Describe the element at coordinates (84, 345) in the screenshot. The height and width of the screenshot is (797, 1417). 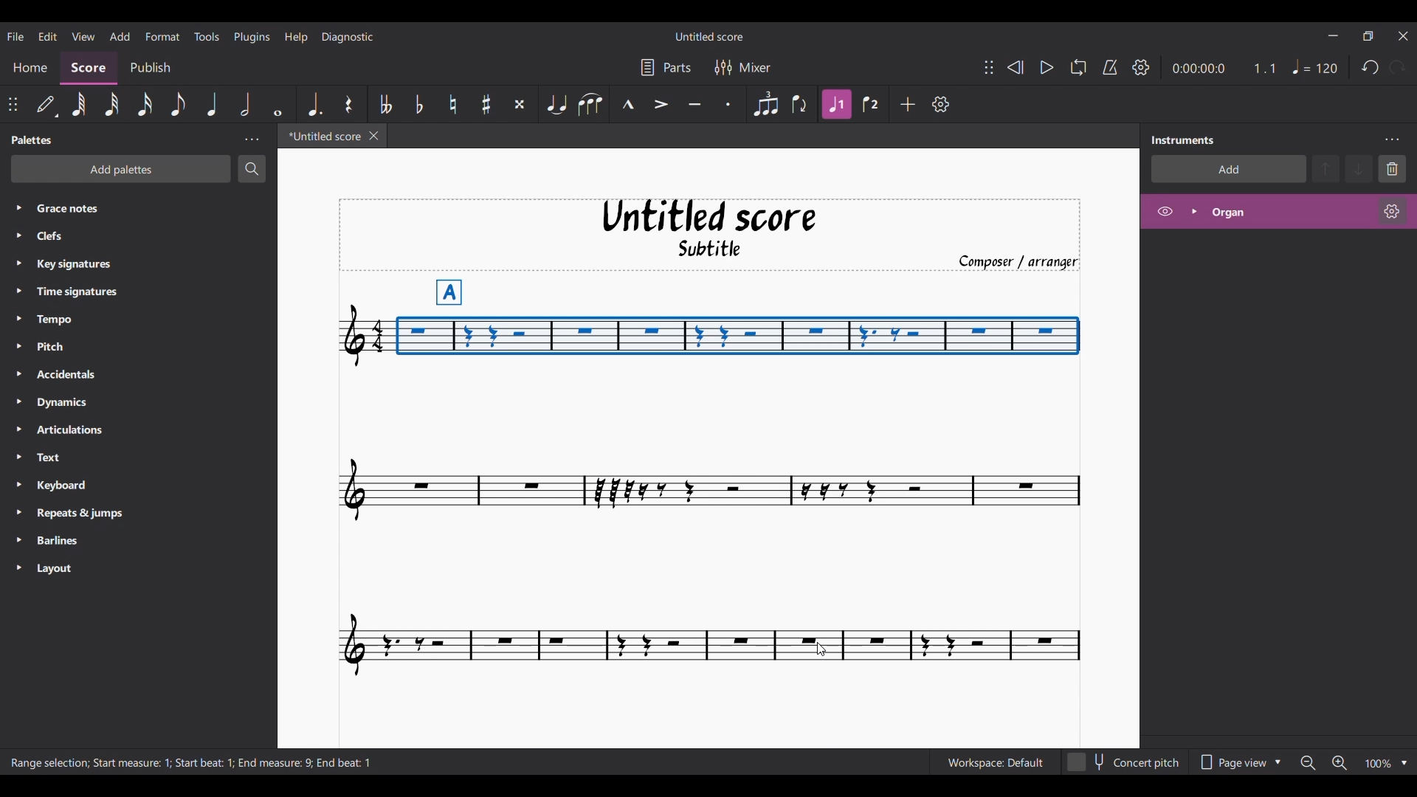
I see `Pitch` at that location.